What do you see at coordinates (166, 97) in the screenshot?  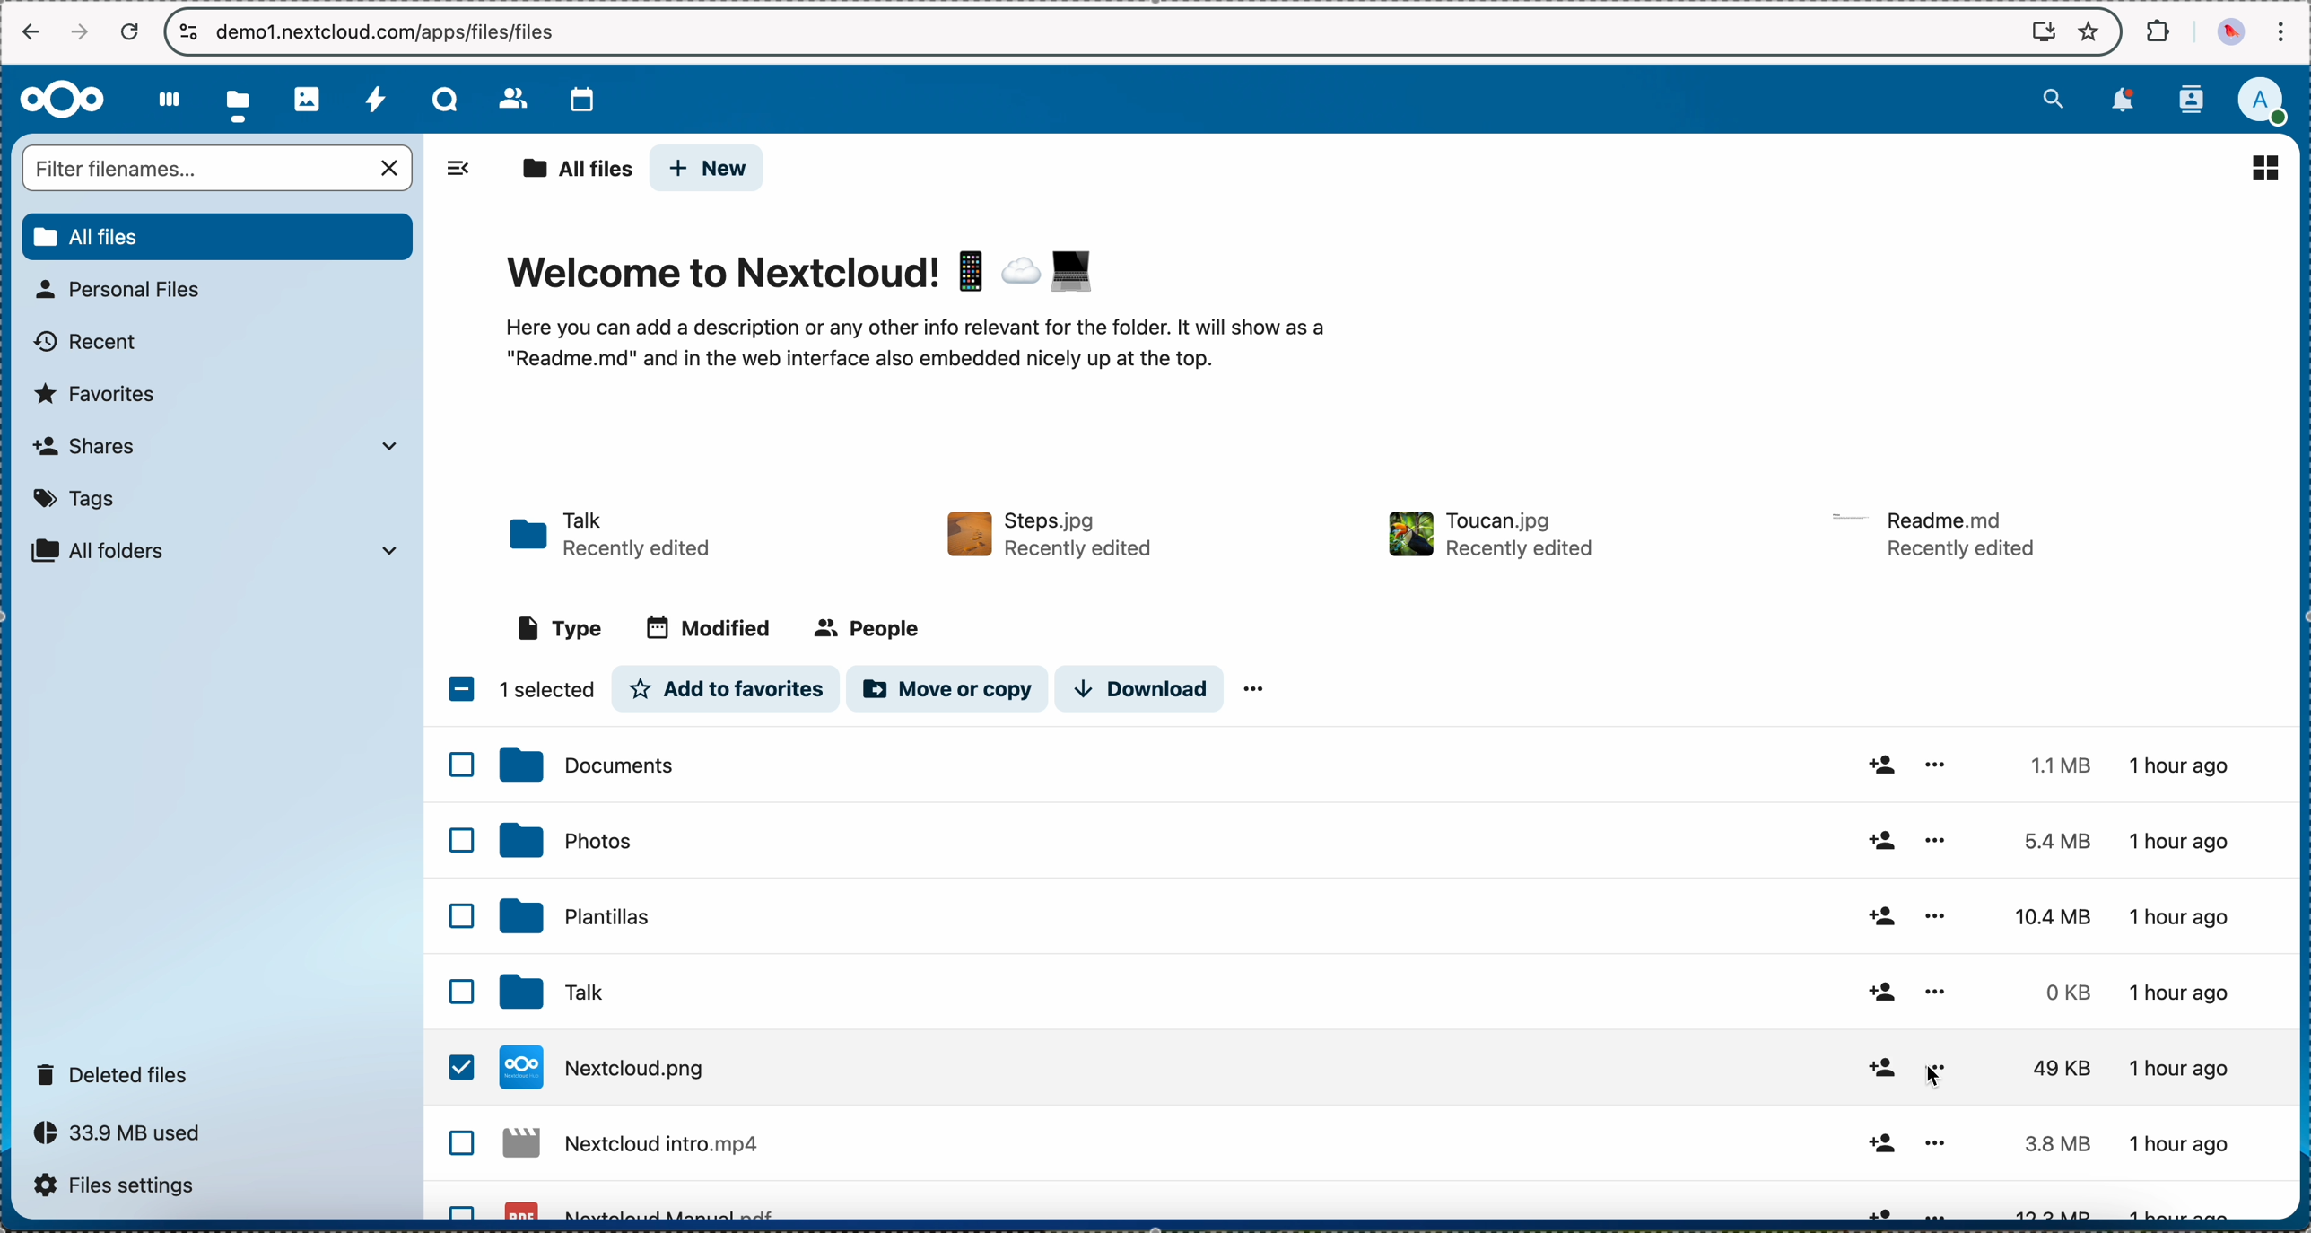 I see `dashboard` at bounding box center [166, 97].